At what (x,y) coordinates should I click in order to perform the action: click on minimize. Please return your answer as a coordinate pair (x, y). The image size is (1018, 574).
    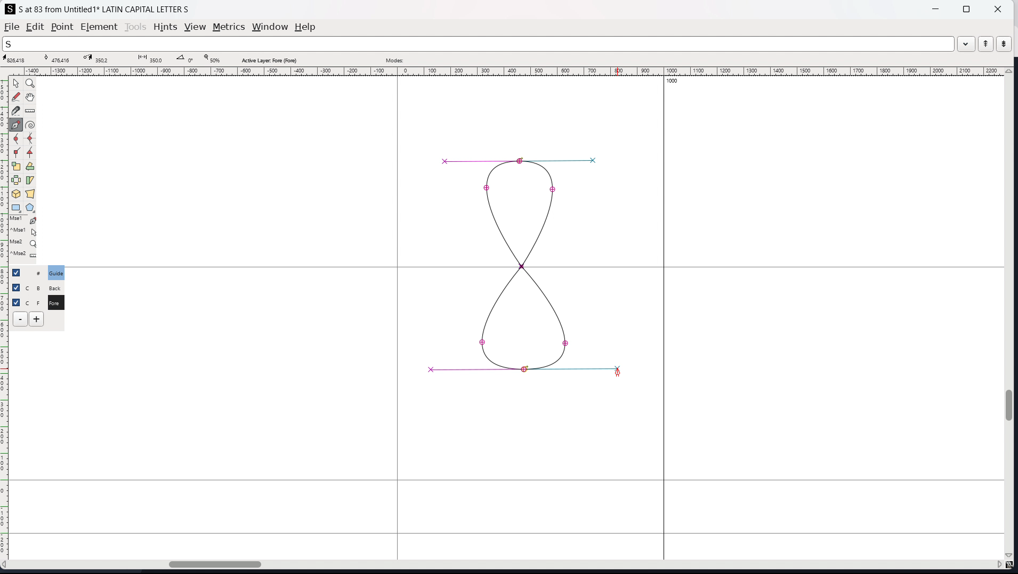
    Looking at the image, I should click on (937, 8).